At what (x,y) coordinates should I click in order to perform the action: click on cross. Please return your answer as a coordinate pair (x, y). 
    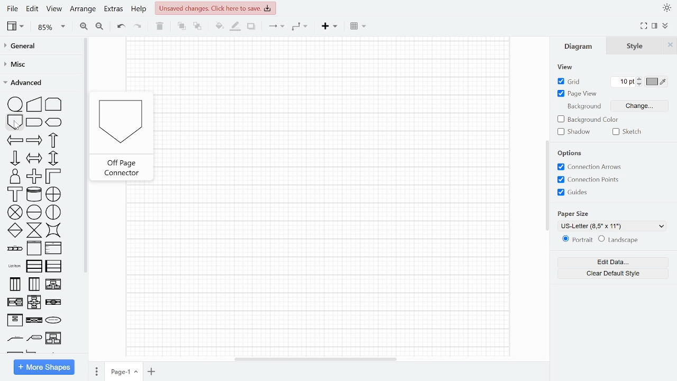
    Looking at the image, I should click on (34, 176).